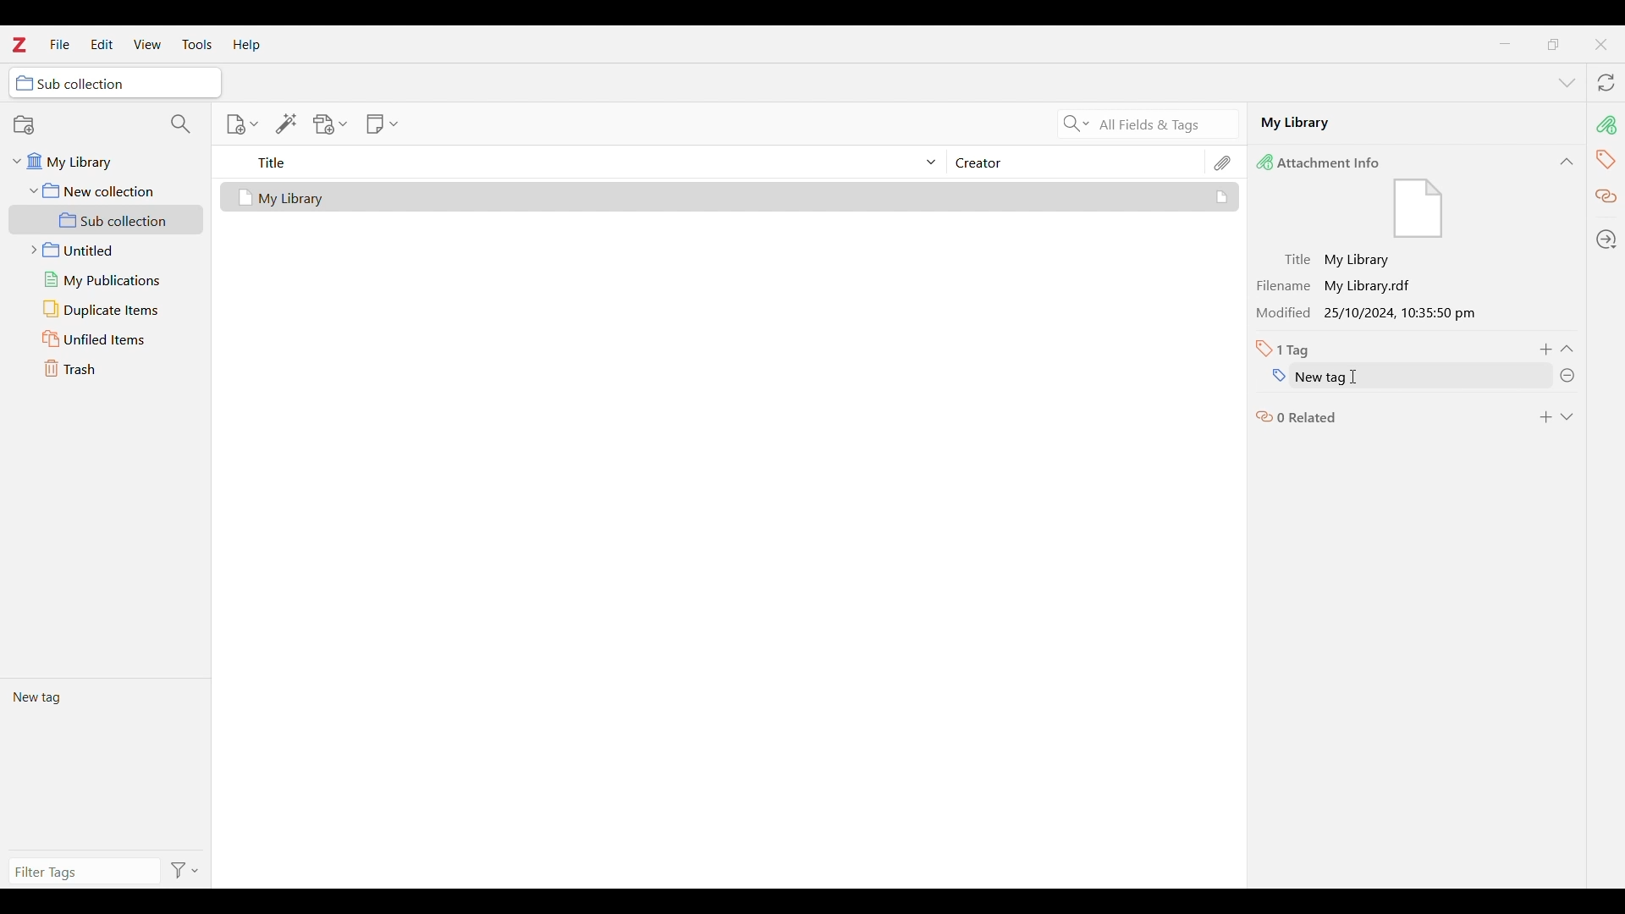  What do you see at coordinates (1339, 285) in the screenshot?
I see `Filename My Library.radt` at bounding box center [1339, 285].